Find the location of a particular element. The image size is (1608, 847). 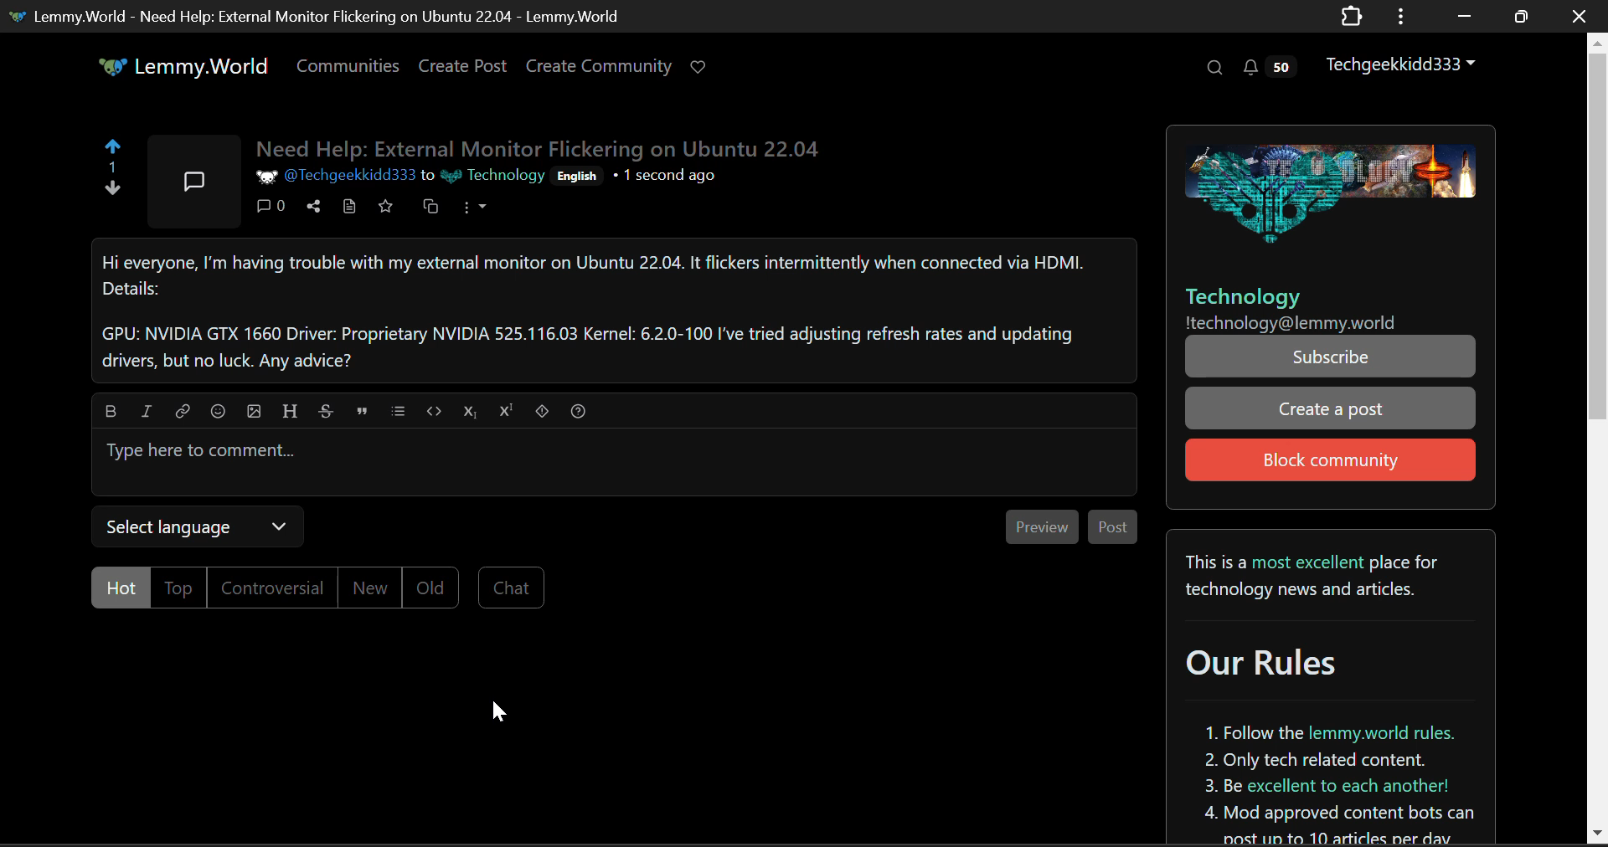

Save is located at coordinates (389, 209).